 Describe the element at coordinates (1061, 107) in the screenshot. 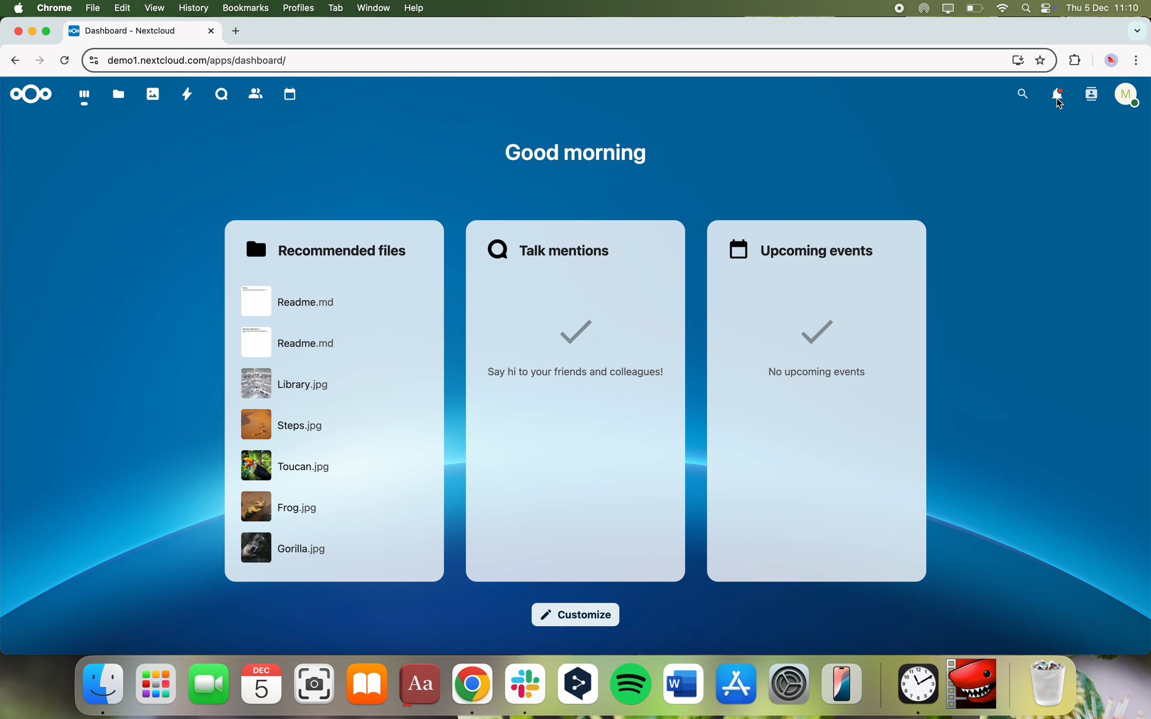

I see `cursor` at that location.